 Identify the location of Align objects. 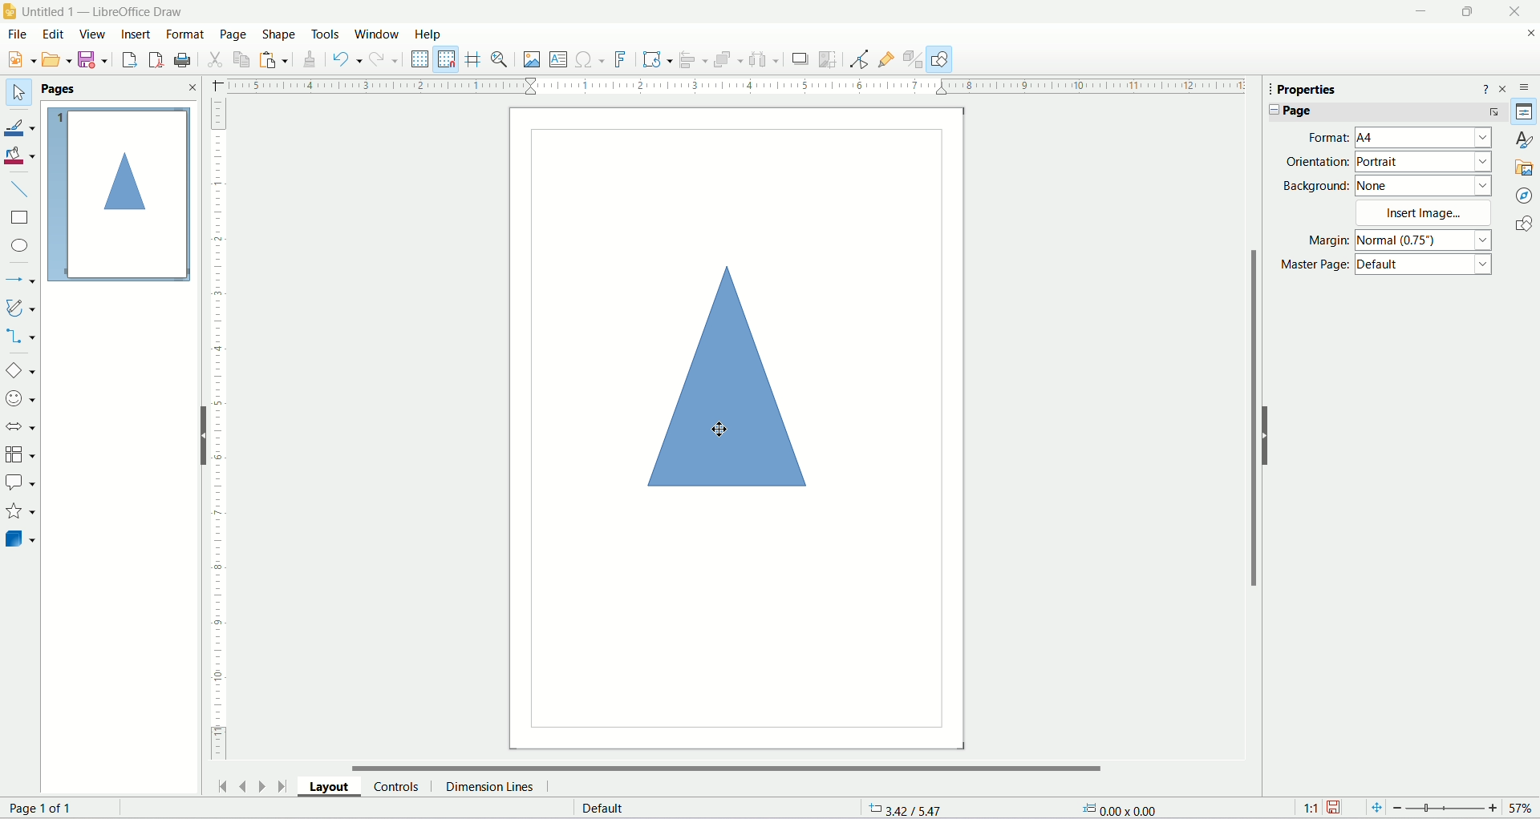
(692, 58).